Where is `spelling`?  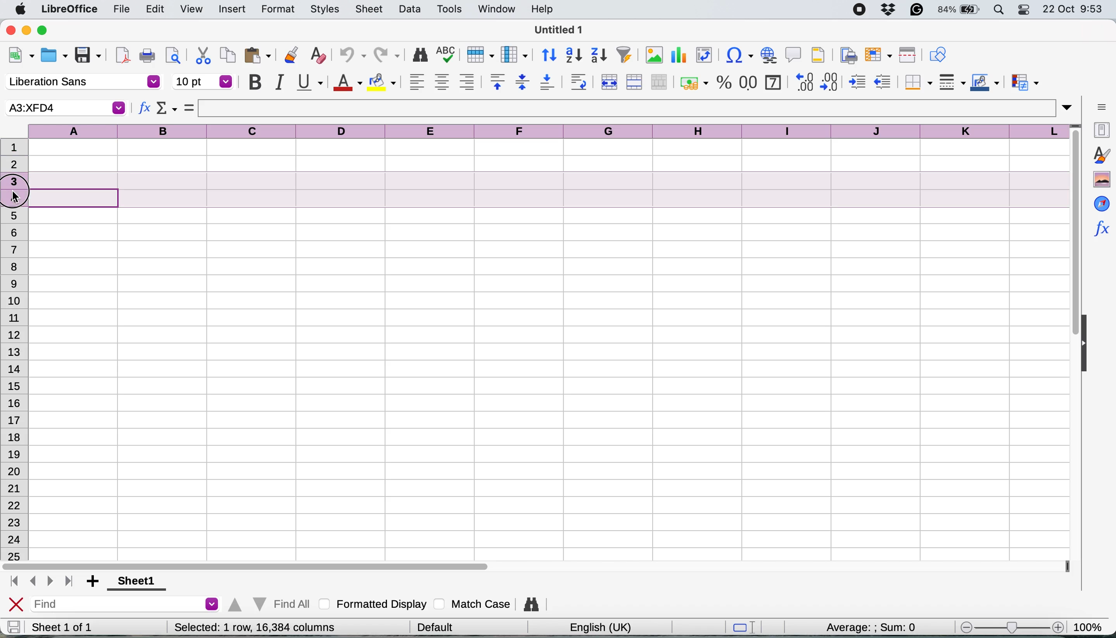 spelling is located at coordinates (447, 56).